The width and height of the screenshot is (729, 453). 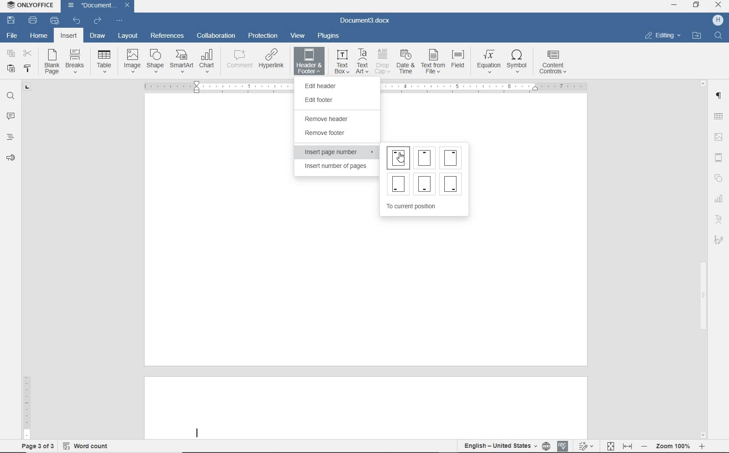 What do you see at coordinates (338, 153) in the screenshot?
I see `INSERT PAGE NUMBER` at bounding box center [338, 153].